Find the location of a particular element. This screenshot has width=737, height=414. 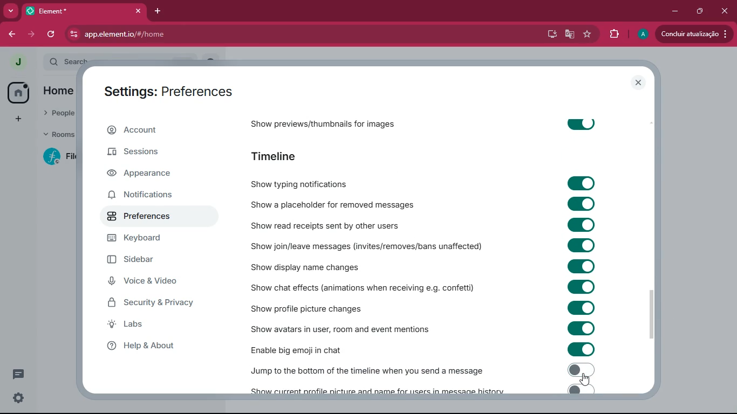

minimize is located at coordinates (675, 10).